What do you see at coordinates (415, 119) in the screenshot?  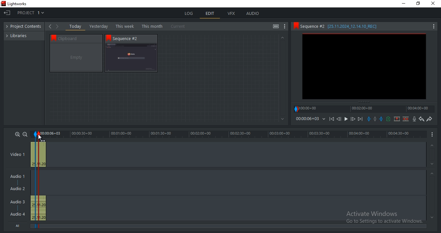 I see `record audio` at bounding box center [415, 119].